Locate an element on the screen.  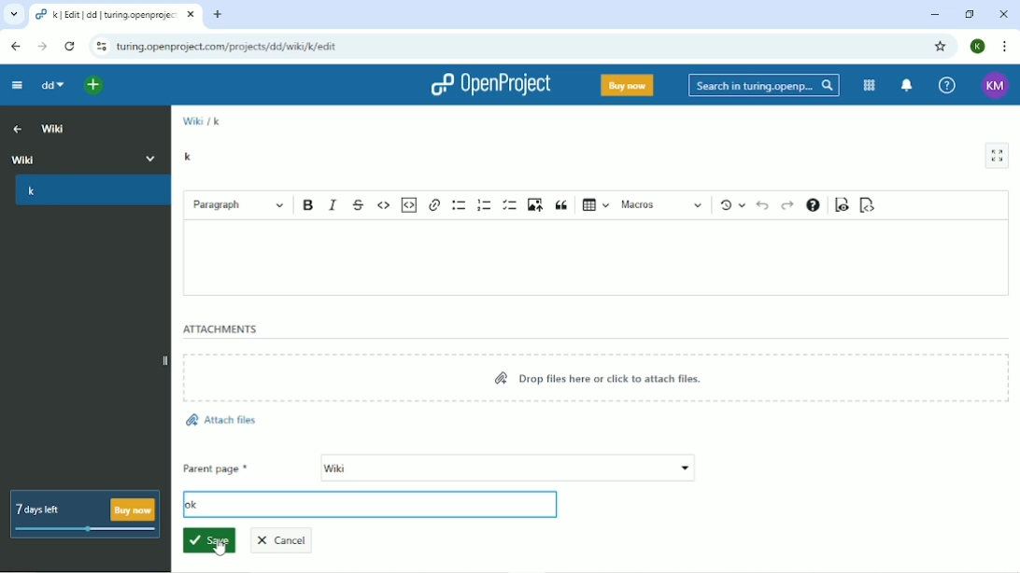
Cursor is located at coordinates (220, 546).